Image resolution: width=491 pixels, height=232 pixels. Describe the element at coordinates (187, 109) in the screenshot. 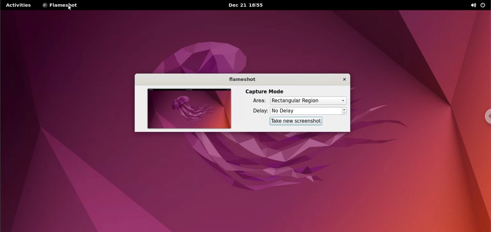

I see `screenshot preview` at that location.